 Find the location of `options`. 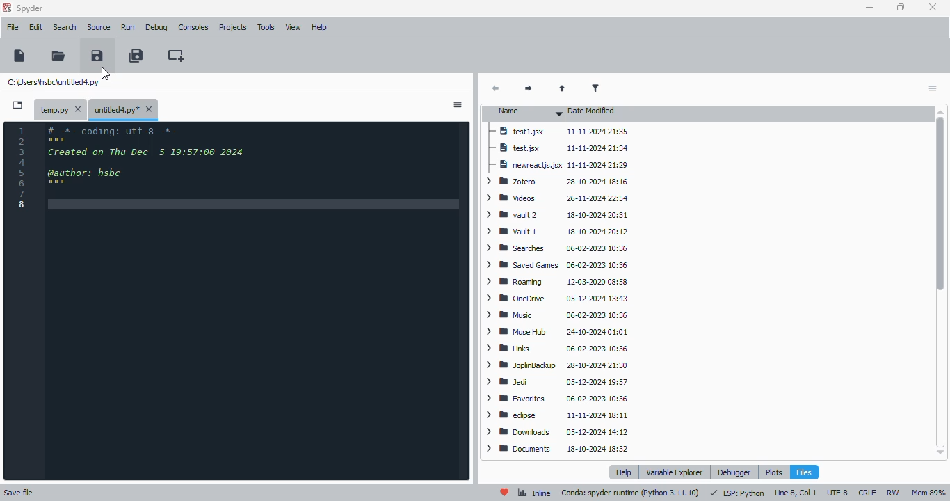

options is located at coordinates (933, 88).